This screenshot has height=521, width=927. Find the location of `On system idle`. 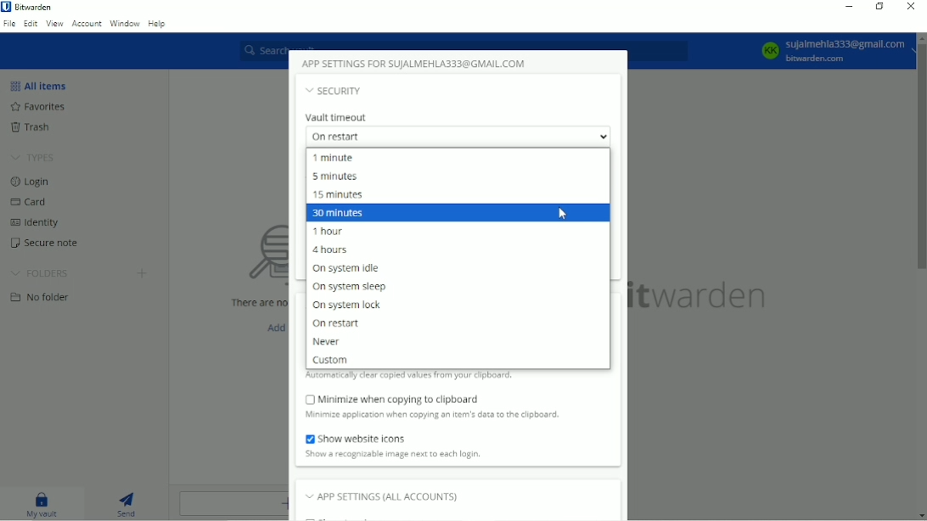

On system idle is located at coordinates (351, 268).